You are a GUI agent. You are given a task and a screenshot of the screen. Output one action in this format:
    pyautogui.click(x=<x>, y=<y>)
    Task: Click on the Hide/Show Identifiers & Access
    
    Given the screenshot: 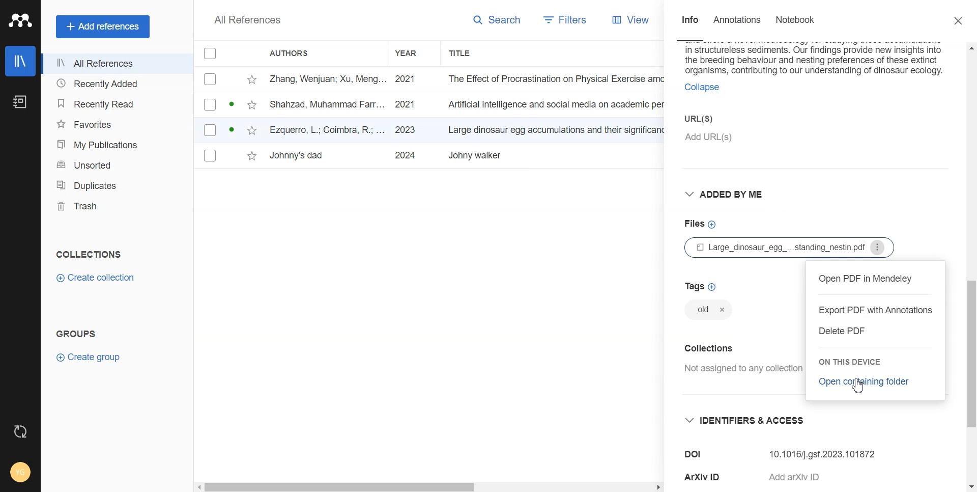 What is the action you would take?
    pyautogui.click(x=751, y=420)
    